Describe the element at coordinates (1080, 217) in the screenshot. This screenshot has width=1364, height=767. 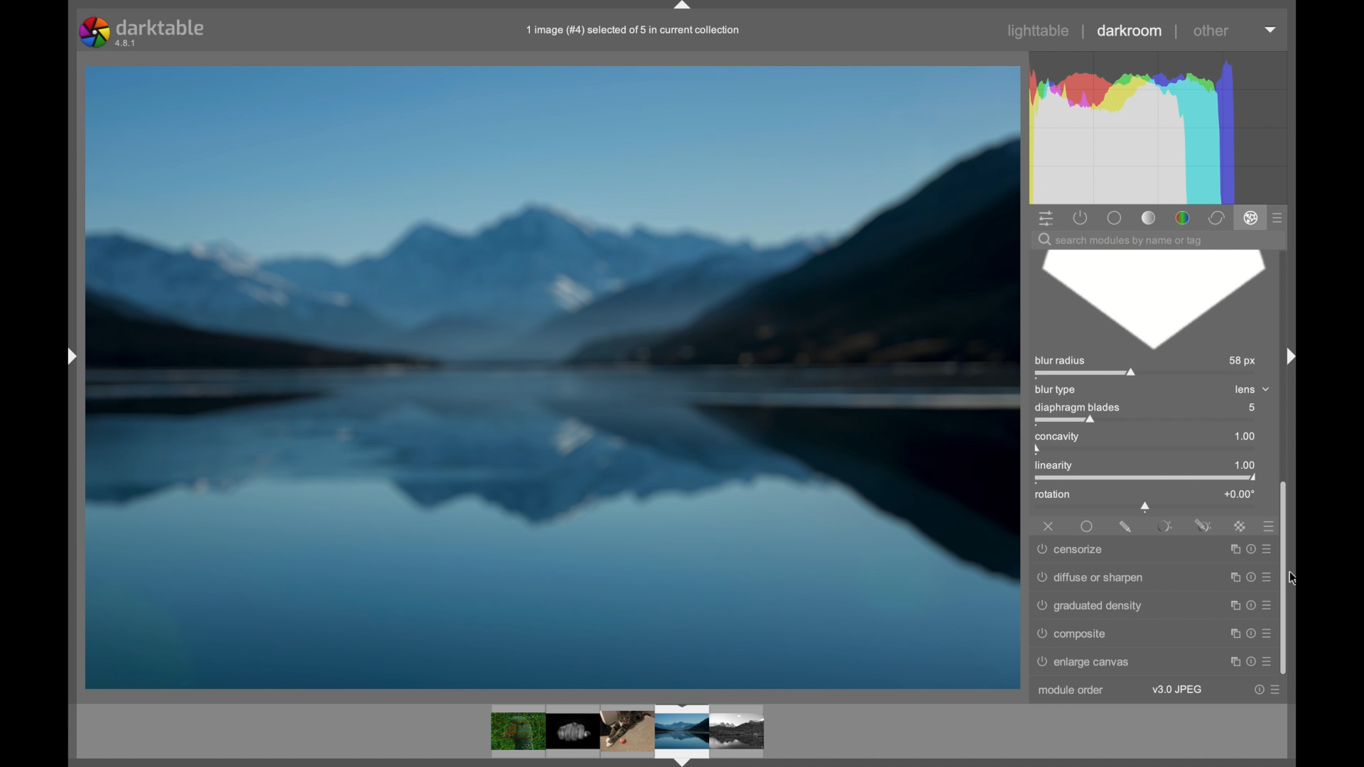
I see `show active modules only` at that location.